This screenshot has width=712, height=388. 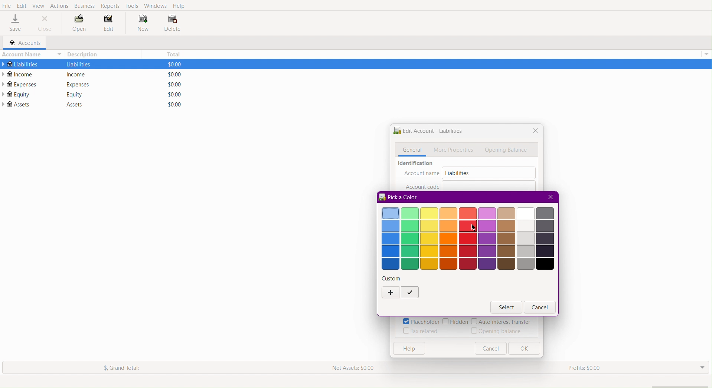 I want to click on Opening Balance, so click(x=507, y=150).